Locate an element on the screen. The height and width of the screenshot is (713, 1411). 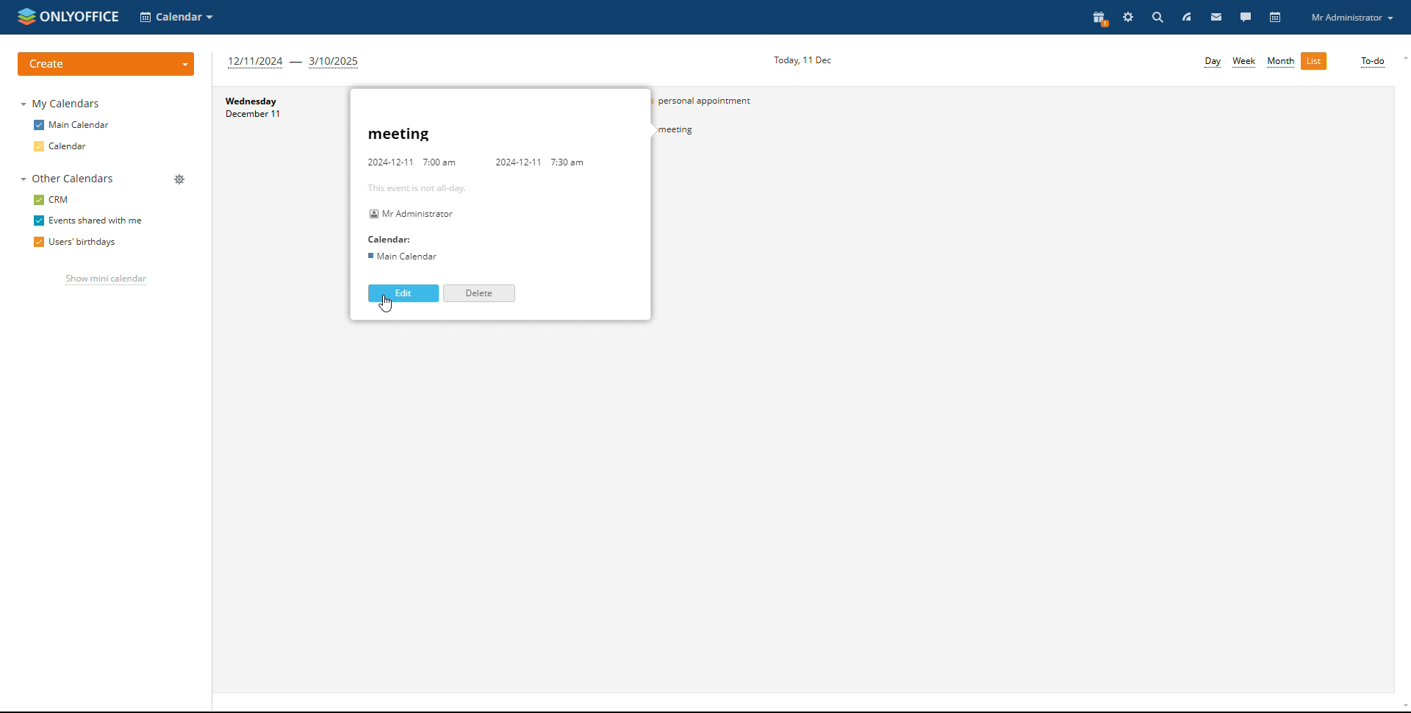
talk is located at coordinates (1246, 16).